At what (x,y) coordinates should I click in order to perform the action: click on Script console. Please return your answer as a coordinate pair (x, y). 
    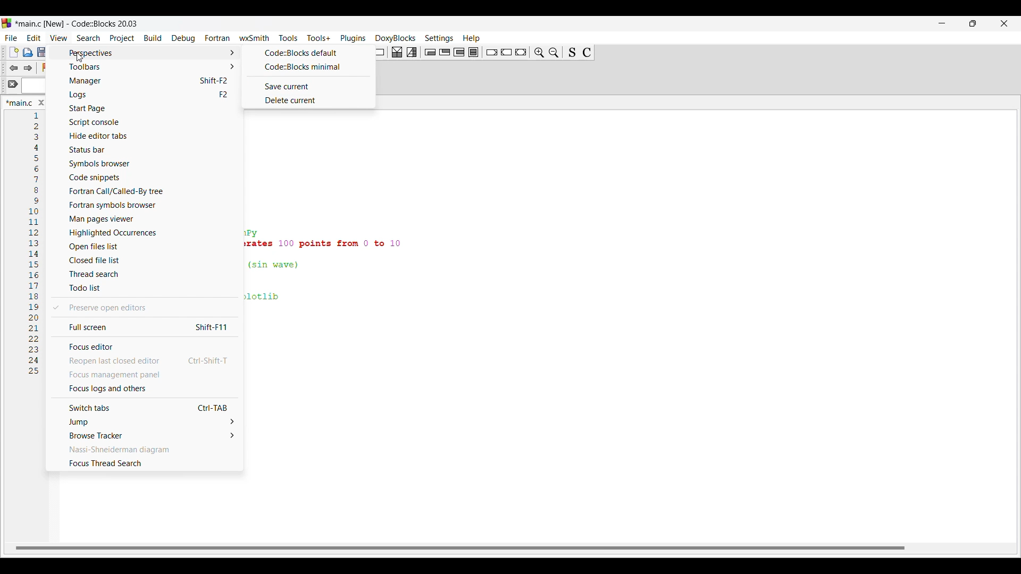
    Looking at the image, I should click on (148, 122).